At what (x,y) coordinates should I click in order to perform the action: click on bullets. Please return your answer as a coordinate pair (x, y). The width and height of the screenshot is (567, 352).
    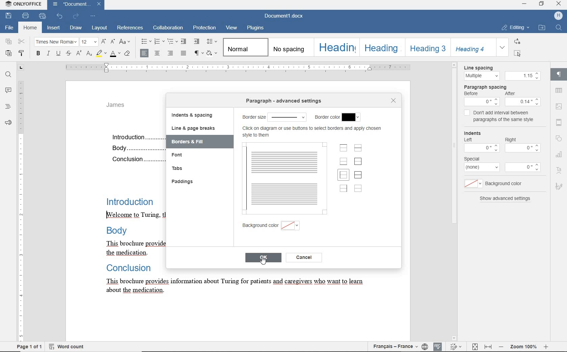
    Looking at the image, I should click on (146, 41).